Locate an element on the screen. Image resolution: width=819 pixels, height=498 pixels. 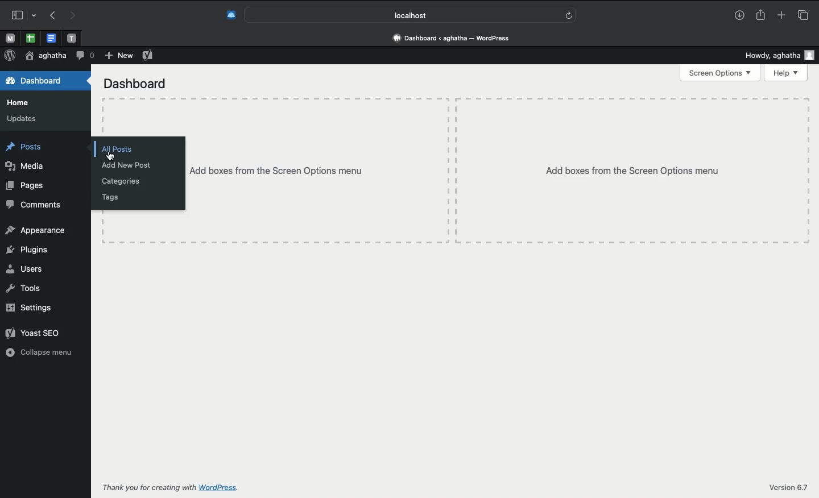
Howdy user is located at coordinates (780, 56).